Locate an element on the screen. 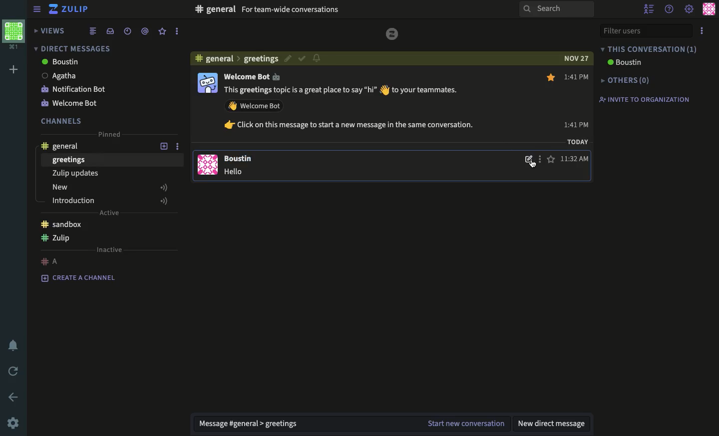  favorite is located at coordinates (552, 118).